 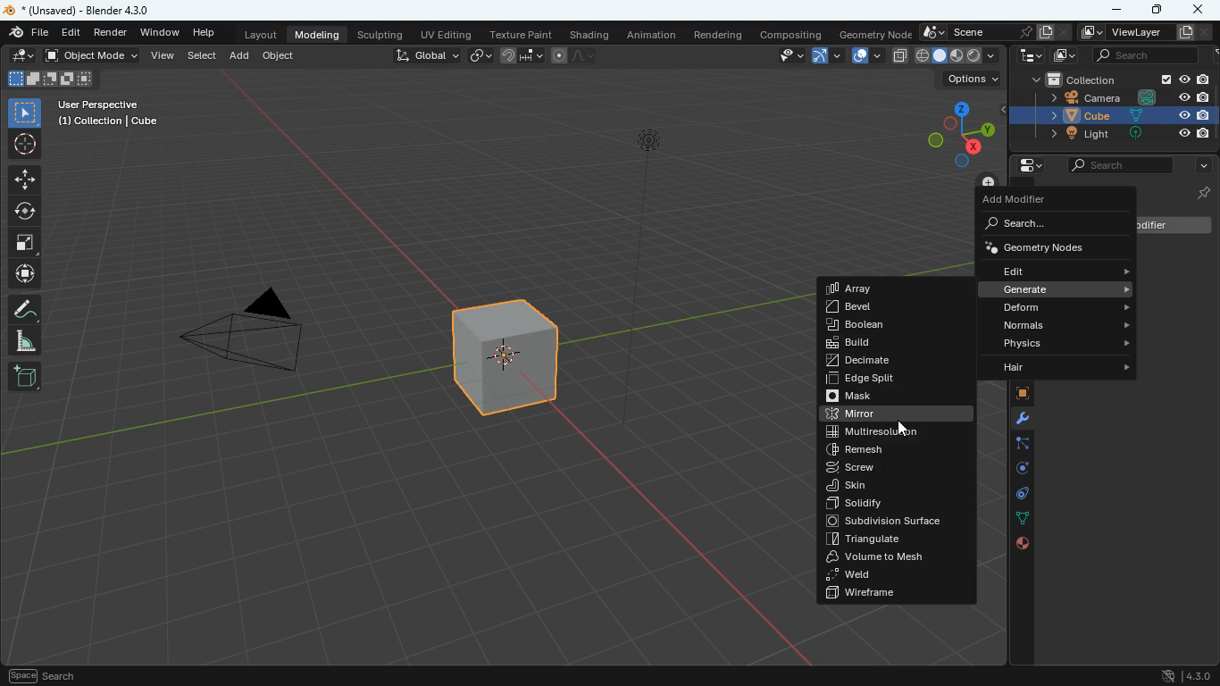 What do you see at coordinates (445, 33) in the screenshot?
I see `uv editing` at bounding box center [445, 33].